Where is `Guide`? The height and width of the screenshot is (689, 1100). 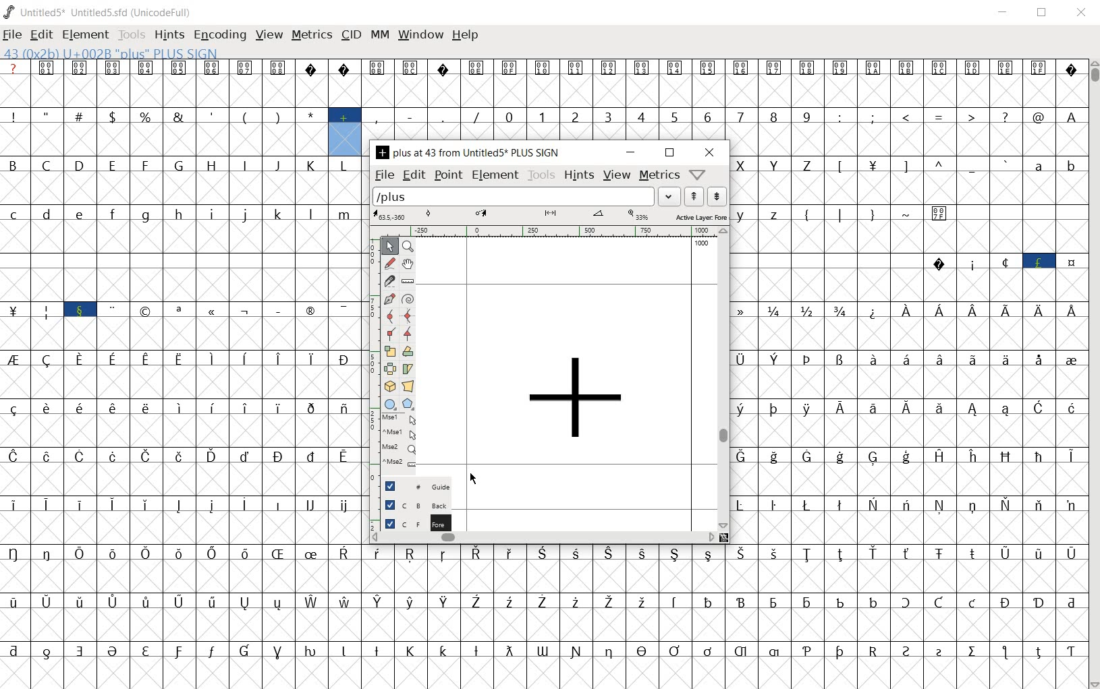
Guide is located at coordinates (412, 485).